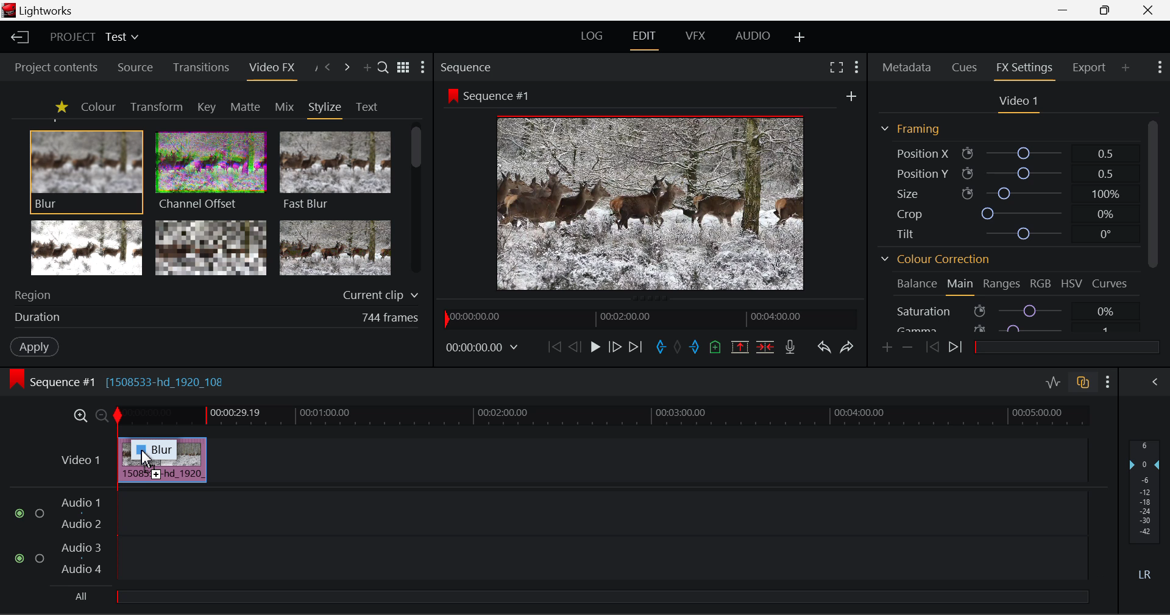 This screenshot has height=615, width=1170. What do you see at coordinates (275, 69) in the screenshot?
I see `Video FX Panel Open` at bounding box center [275, 69].